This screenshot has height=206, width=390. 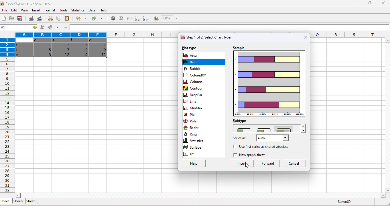 I want to click on columns, so click(x=97, y=35).